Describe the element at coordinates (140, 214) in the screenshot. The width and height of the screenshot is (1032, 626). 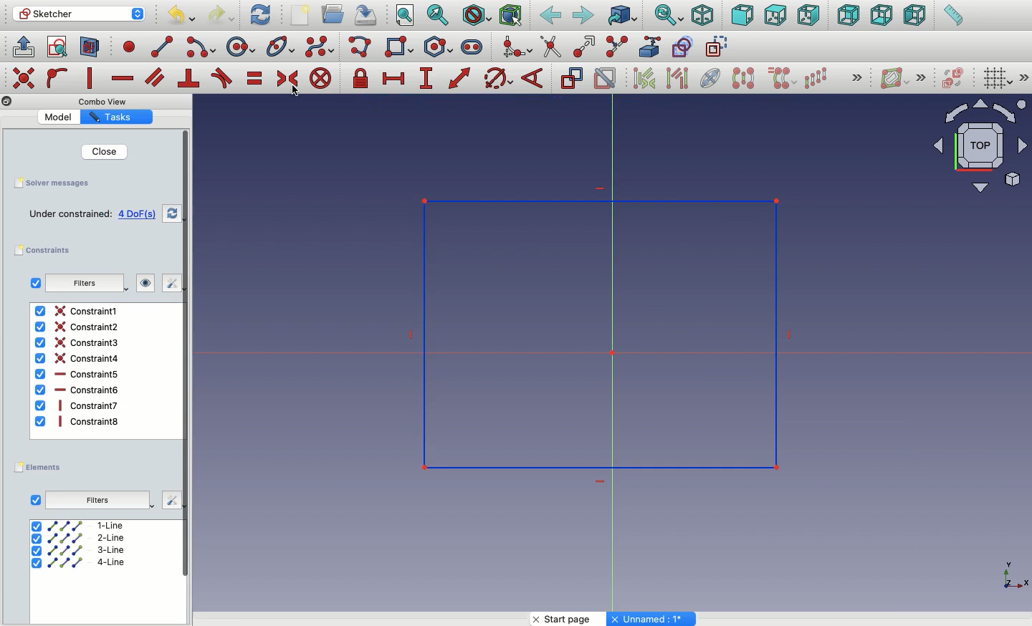
I see `4 DoFs` at that location.